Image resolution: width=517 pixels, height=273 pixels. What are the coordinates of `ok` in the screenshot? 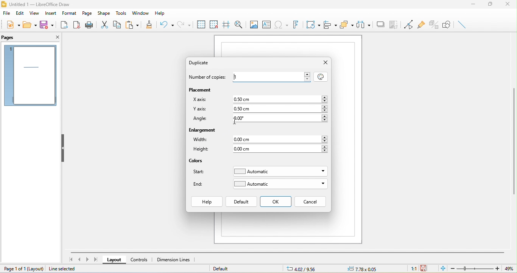 It's located at (276, 202).